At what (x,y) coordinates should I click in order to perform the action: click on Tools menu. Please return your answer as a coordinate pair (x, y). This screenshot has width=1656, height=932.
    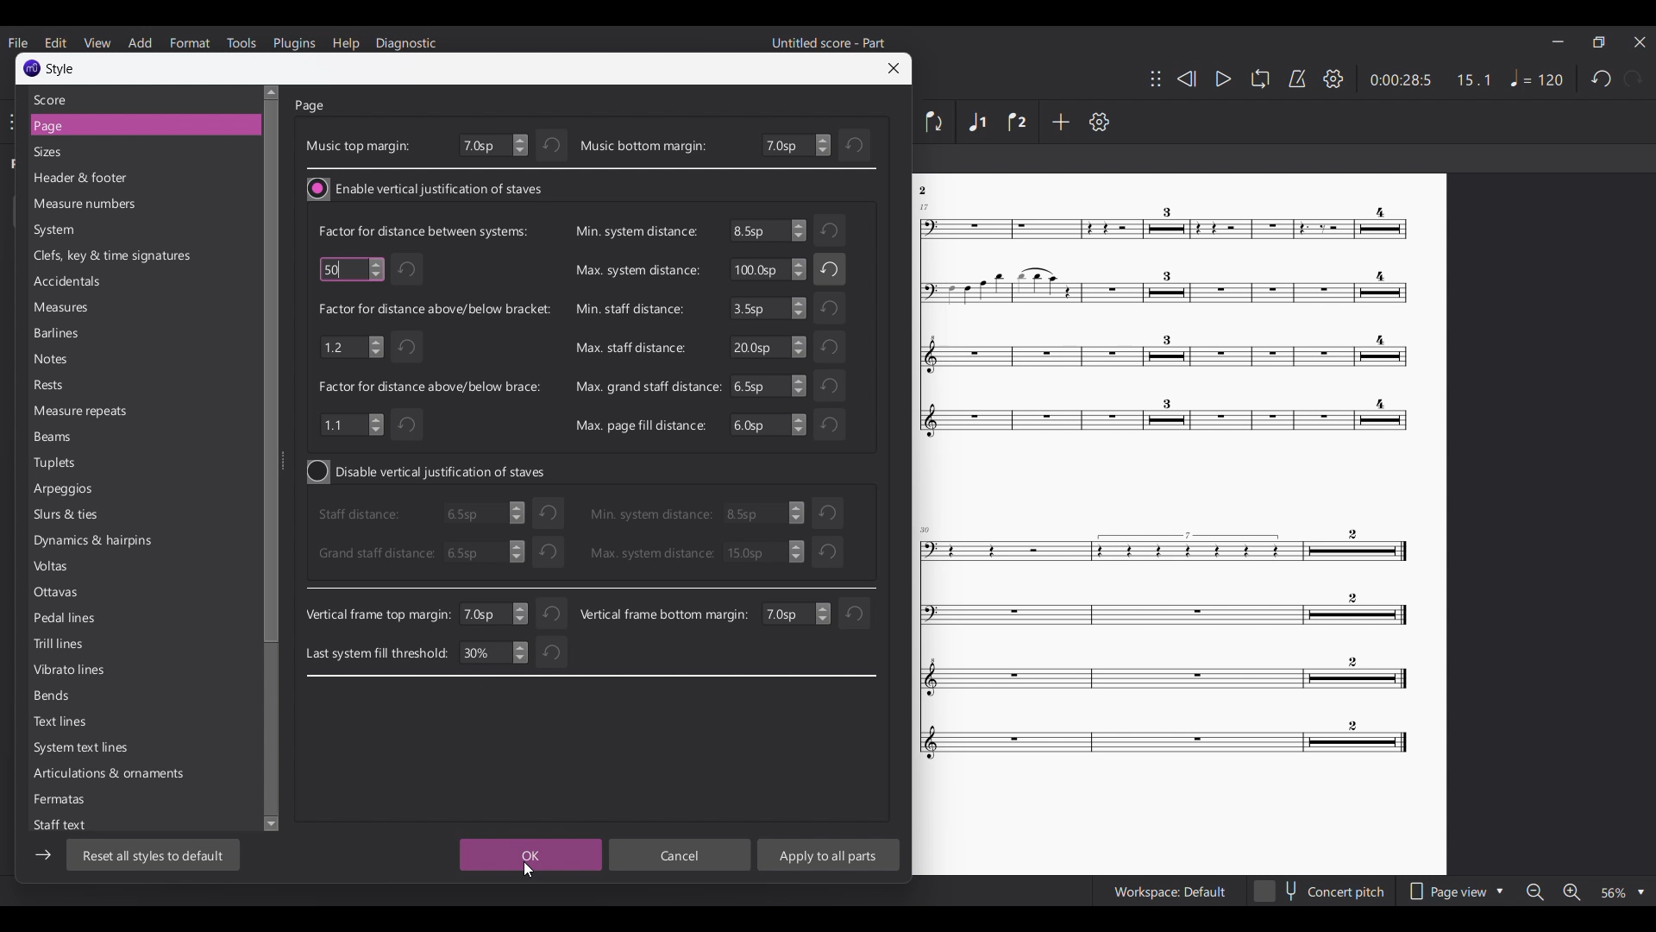
    Looking at the image, I should click on (241, 42).